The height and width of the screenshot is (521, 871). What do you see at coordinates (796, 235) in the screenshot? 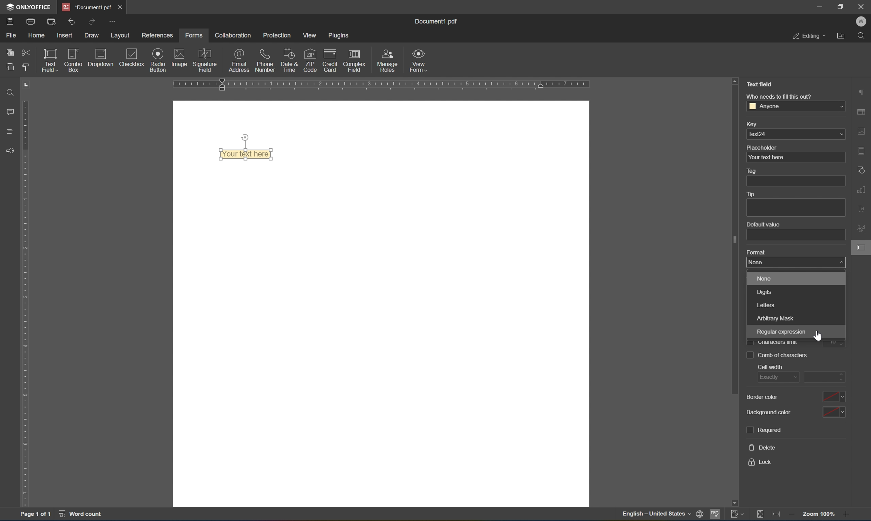
I see `add default value` at bounding box center [796, 235].